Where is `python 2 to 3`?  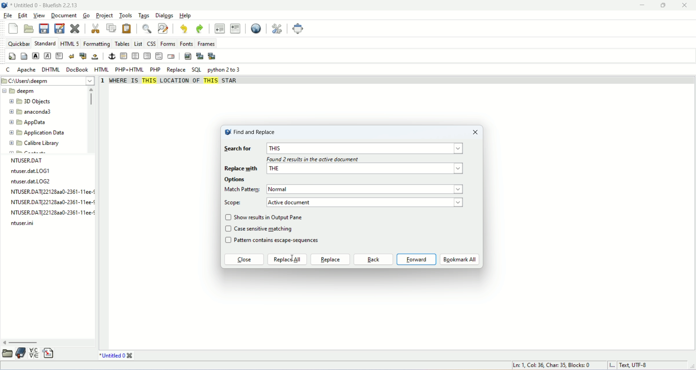 python 2 to 3 is located at coordinates (225, 70).